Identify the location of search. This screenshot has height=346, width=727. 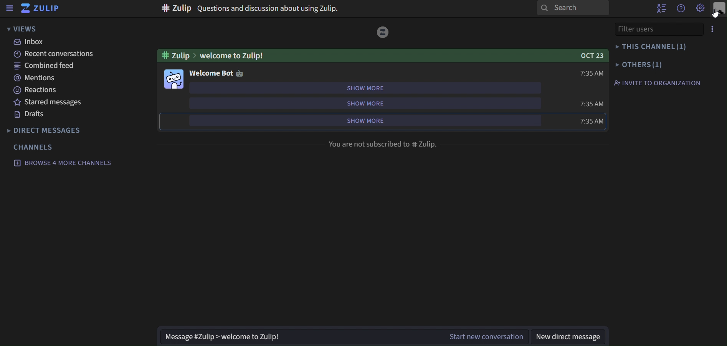
(573, 8).